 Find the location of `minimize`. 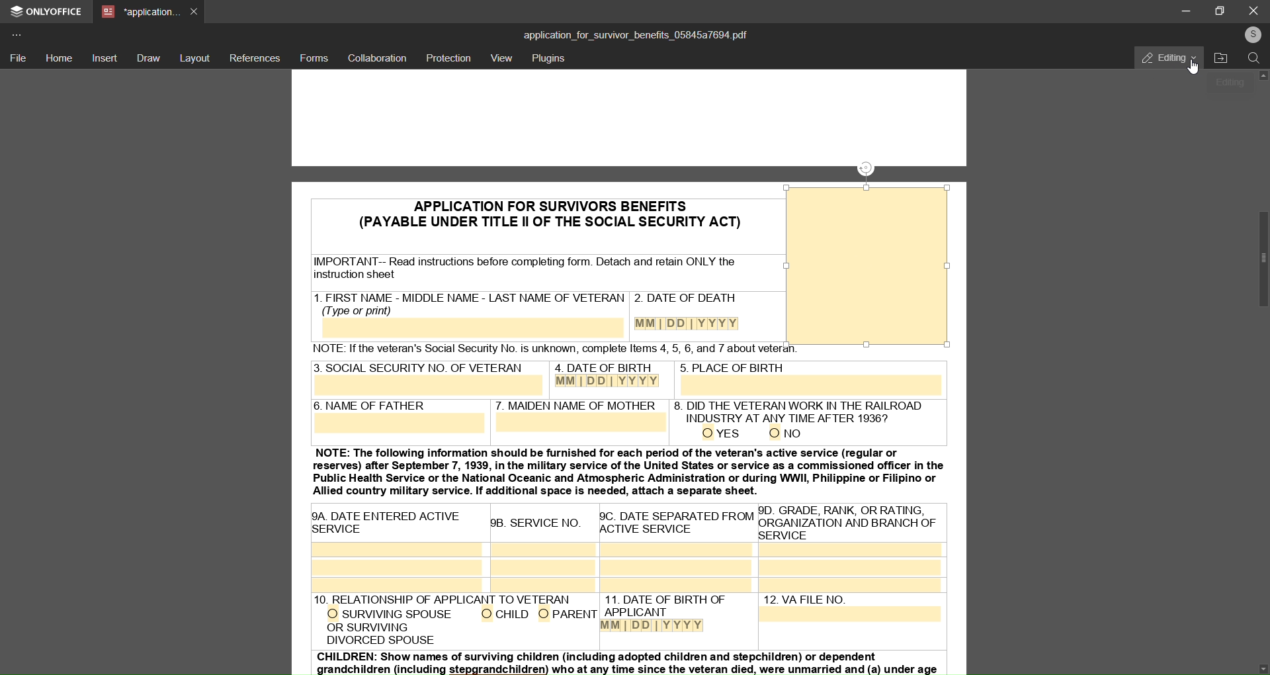

minimize is located at coordinates (1182, 11).